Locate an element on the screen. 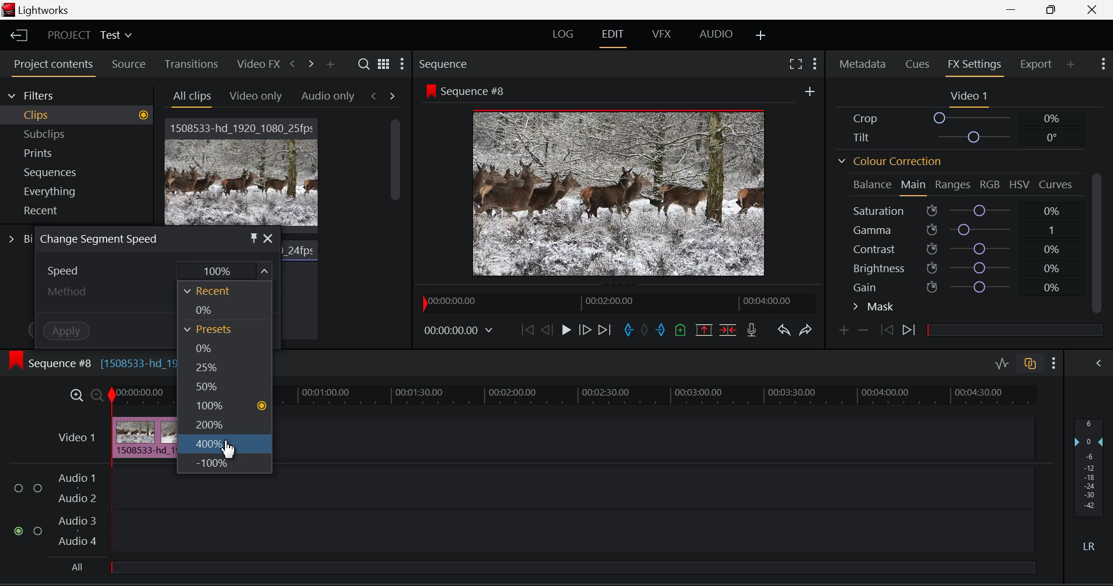 This screenshot has width=1113, height=586. Prints is located at coordinates (83, 155).